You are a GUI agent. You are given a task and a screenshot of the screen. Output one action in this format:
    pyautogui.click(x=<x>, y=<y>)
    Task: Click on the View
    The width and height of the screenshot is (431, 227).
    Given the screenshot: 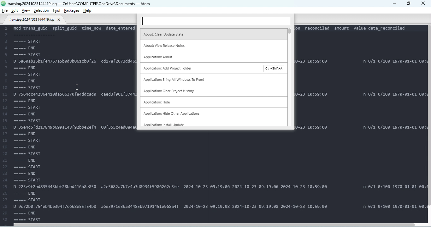 What is the action you would take?
    pyautogui.click(x=27, y=10)
    